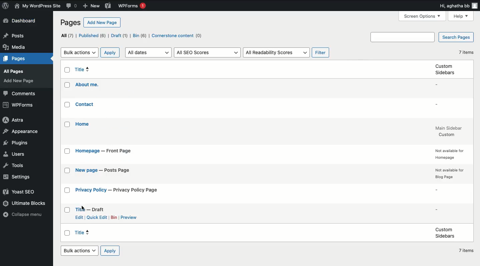  I want to click on Collapse menu, so click(25, 215).